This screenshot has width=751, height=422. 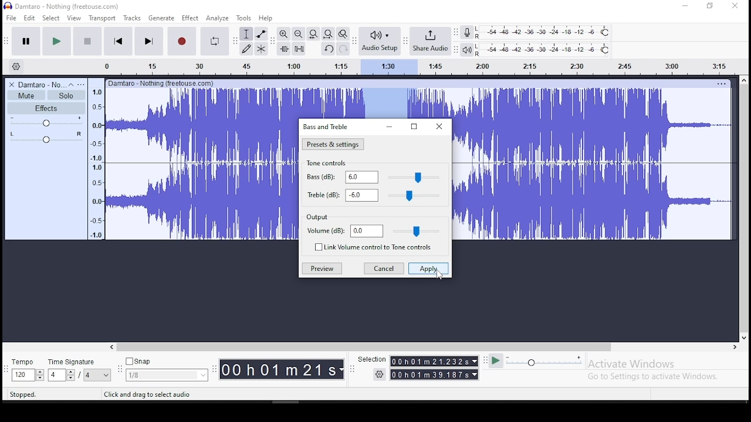 What do you see at coordinates (158, 375) in the screenshot?
I see `1/8` at bounding box center [158, 375].